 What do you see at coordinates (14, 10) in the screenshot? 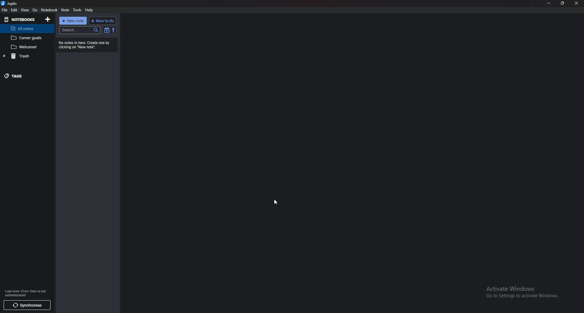
I see `edit` at bounding box center [14, 10].